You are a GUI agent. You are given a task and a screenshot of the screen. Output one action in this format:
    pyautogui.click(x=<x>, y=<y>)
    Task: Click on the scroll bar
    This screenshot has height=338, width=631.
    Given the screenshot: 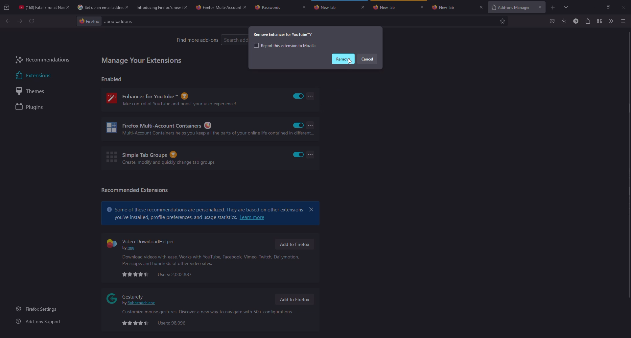 What is the action you would take?
    pyautogui.click(x=630, y=164)
    